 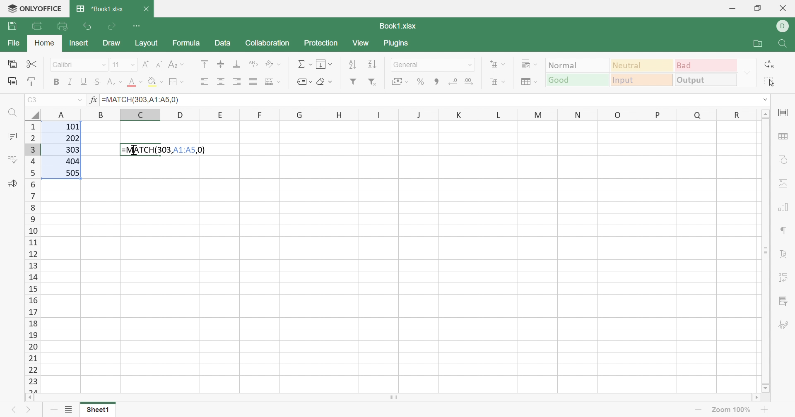 I want to click on =MATCH(303,A1:A5,0), so click(x=165, y=151).